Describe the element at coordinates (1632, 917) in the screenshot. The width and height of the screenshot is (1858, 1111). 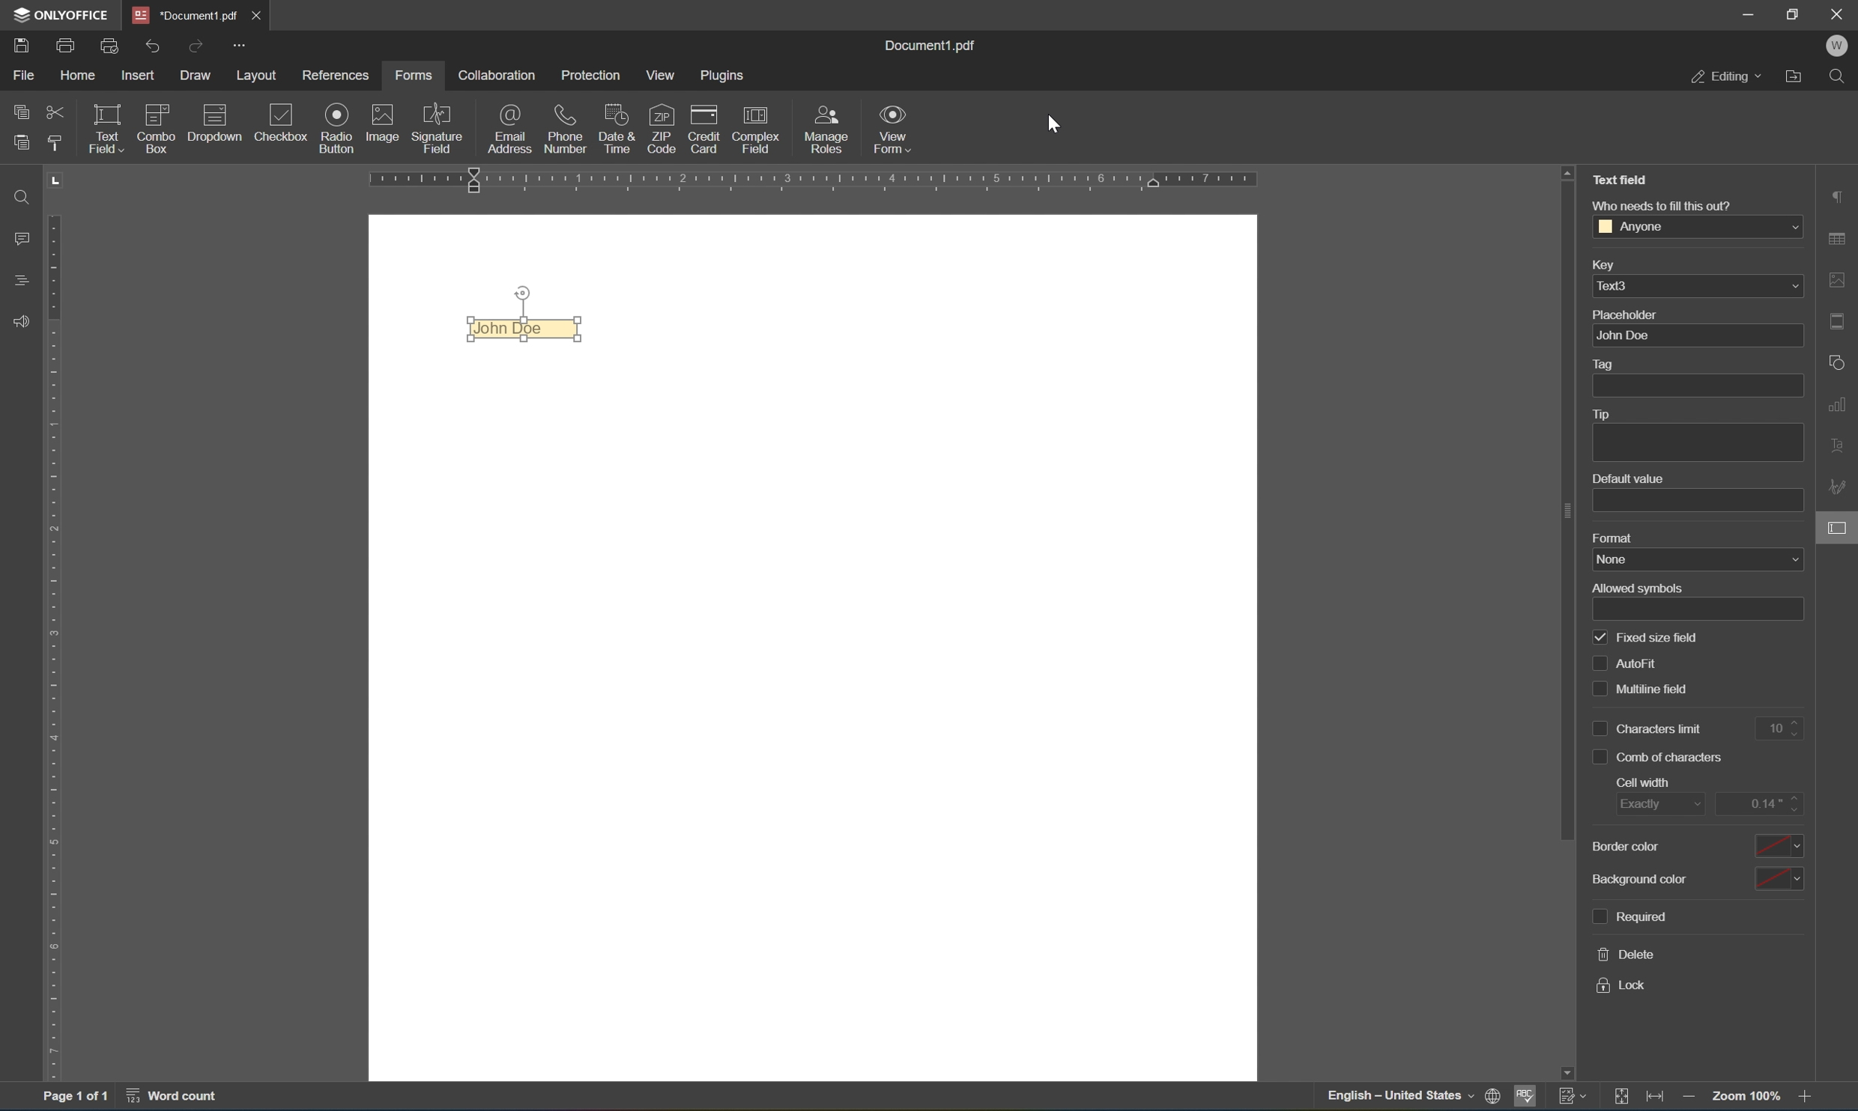
I see `required` at that location.